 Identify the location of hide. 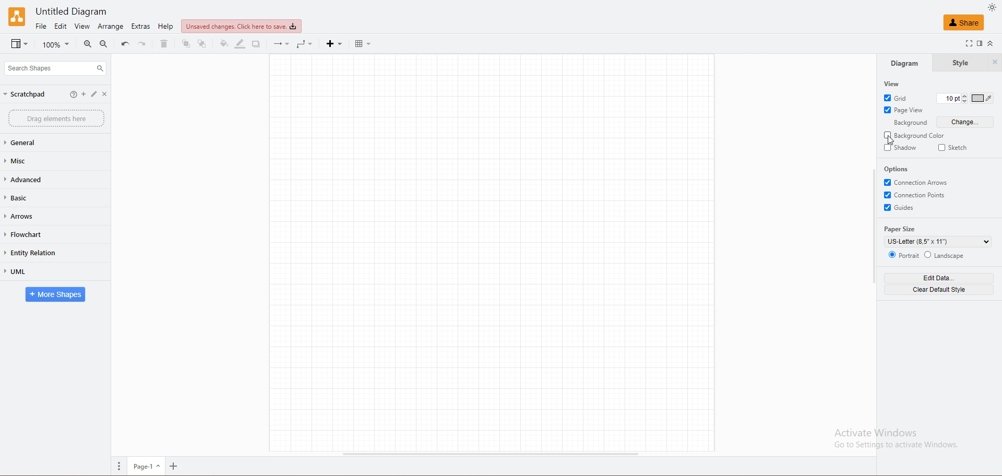
(995, 63).